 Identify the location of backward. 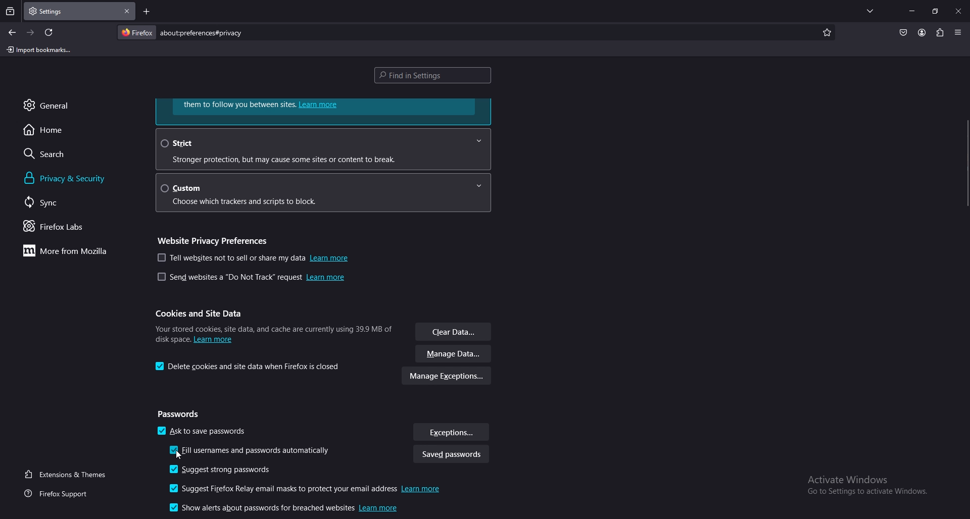
(13, 33).